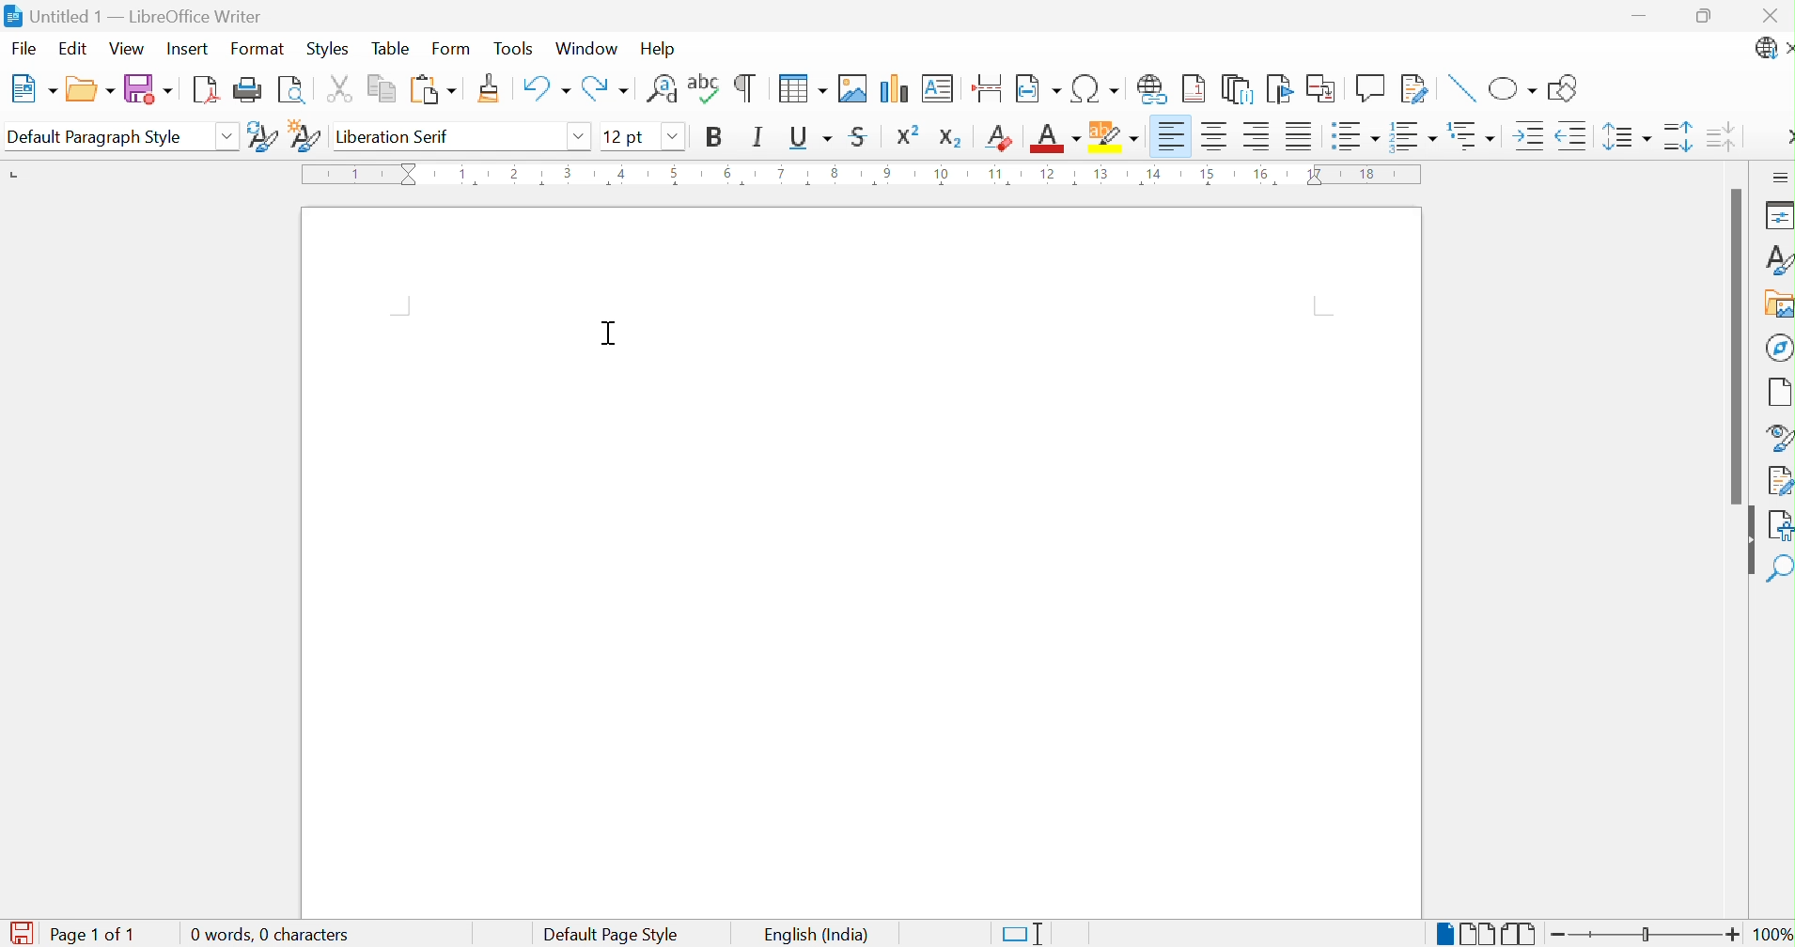 The image size is (1795, 947). What do you see at coordinates (1780, 177) in the screenshot?
I see `Sidebar Settings` at bounding box center [1780, 177].